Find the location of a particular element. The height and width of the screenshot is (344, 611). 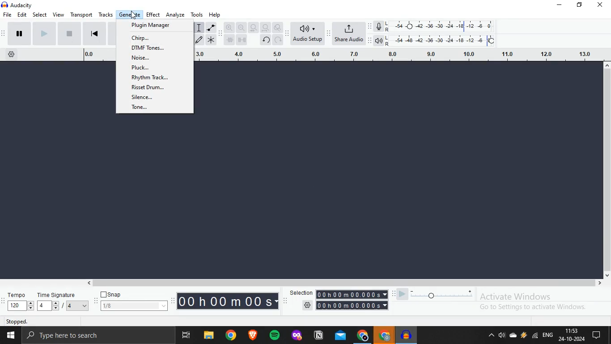

chirp is located at coordinates (154, 37).